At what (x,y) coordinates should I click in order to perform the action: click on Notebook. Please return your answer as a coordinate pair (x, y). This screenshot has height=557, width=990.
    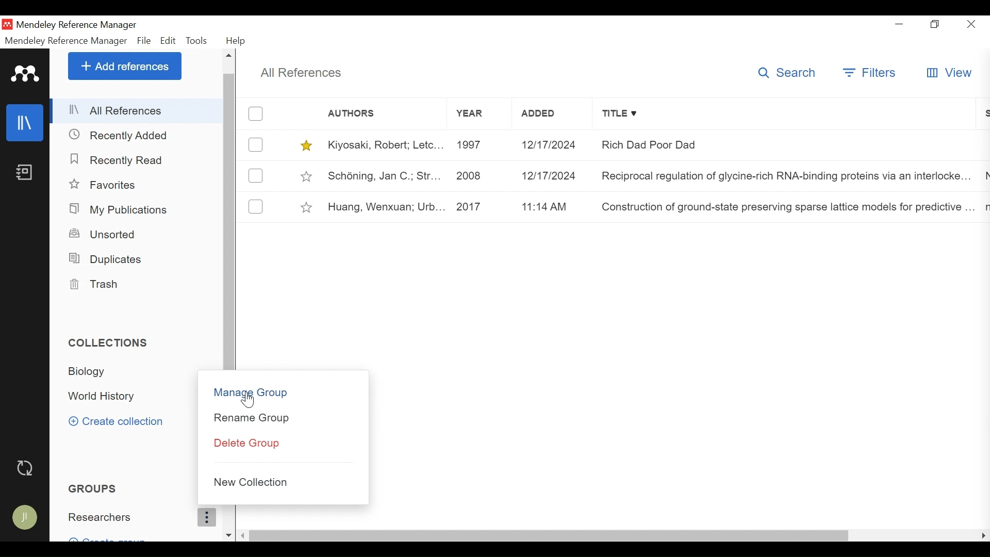
    Looking at the image, I should click on (25, 173).